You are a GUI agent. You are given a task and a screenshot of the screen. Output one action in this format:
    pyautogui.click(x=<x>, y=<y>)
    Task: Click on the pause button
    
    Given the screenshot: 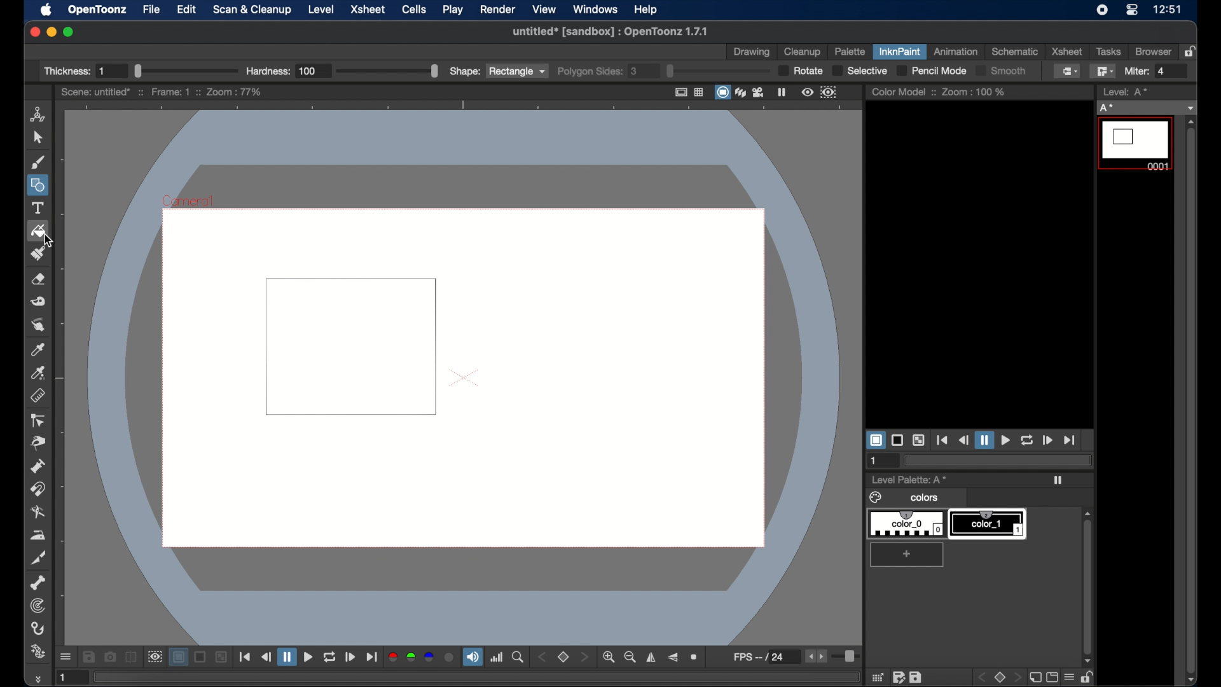 What is the action you would take?
    pyautogui.click(x=287, y=656)
    